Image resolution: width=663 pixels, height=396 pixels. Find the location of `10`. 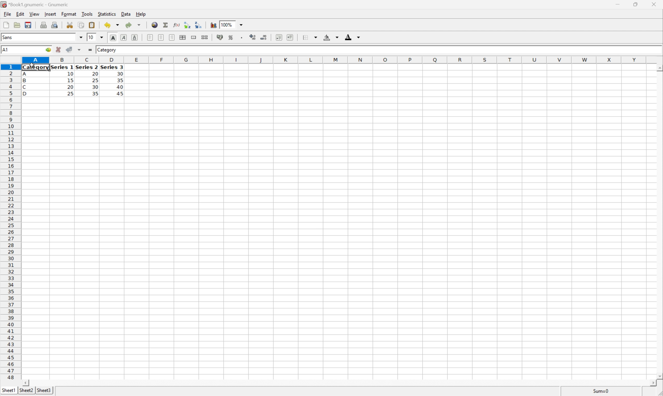

10 is located at coordinates (70, 74).